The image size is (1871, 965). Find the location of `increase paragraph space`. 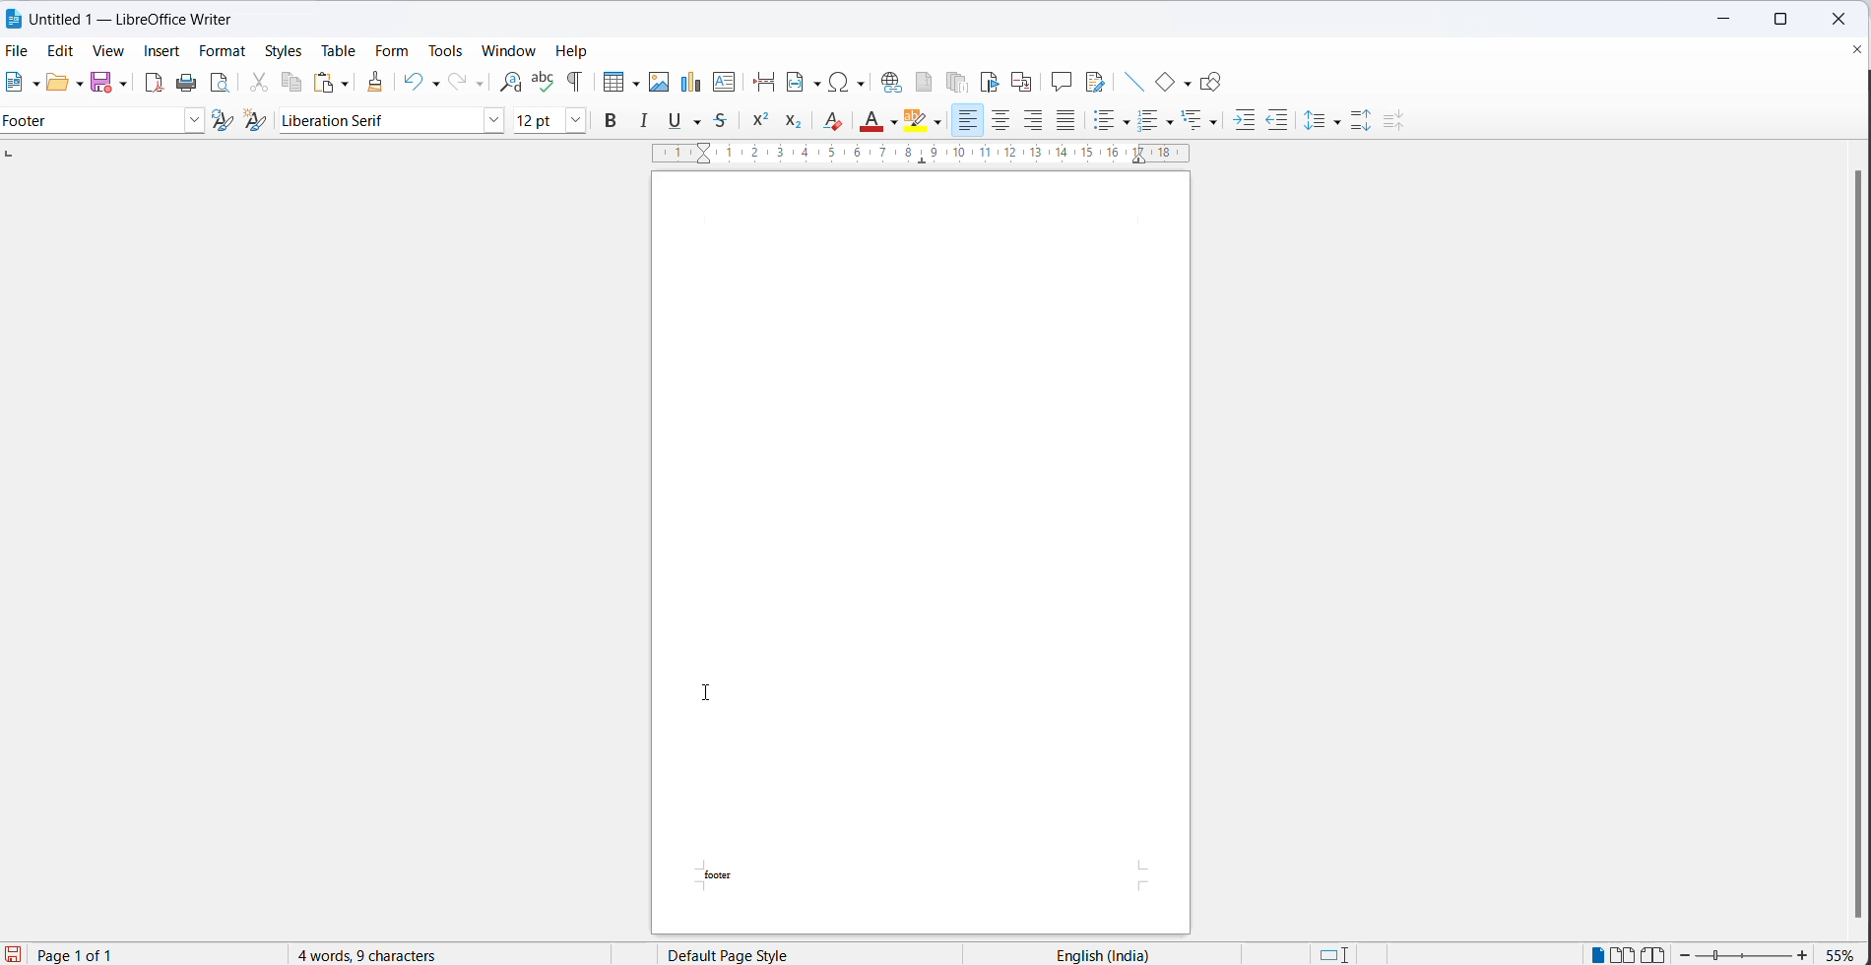

increase paragraph space is located at coordinates (1361, 118).